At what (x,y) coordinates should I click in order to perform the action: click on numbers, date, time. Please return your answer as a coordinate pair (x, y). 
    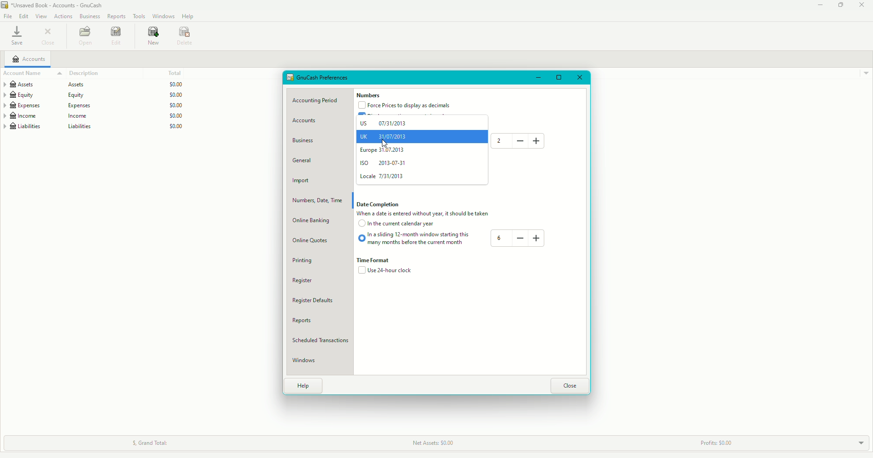
    Looking at the image, I should click on (318, 200).